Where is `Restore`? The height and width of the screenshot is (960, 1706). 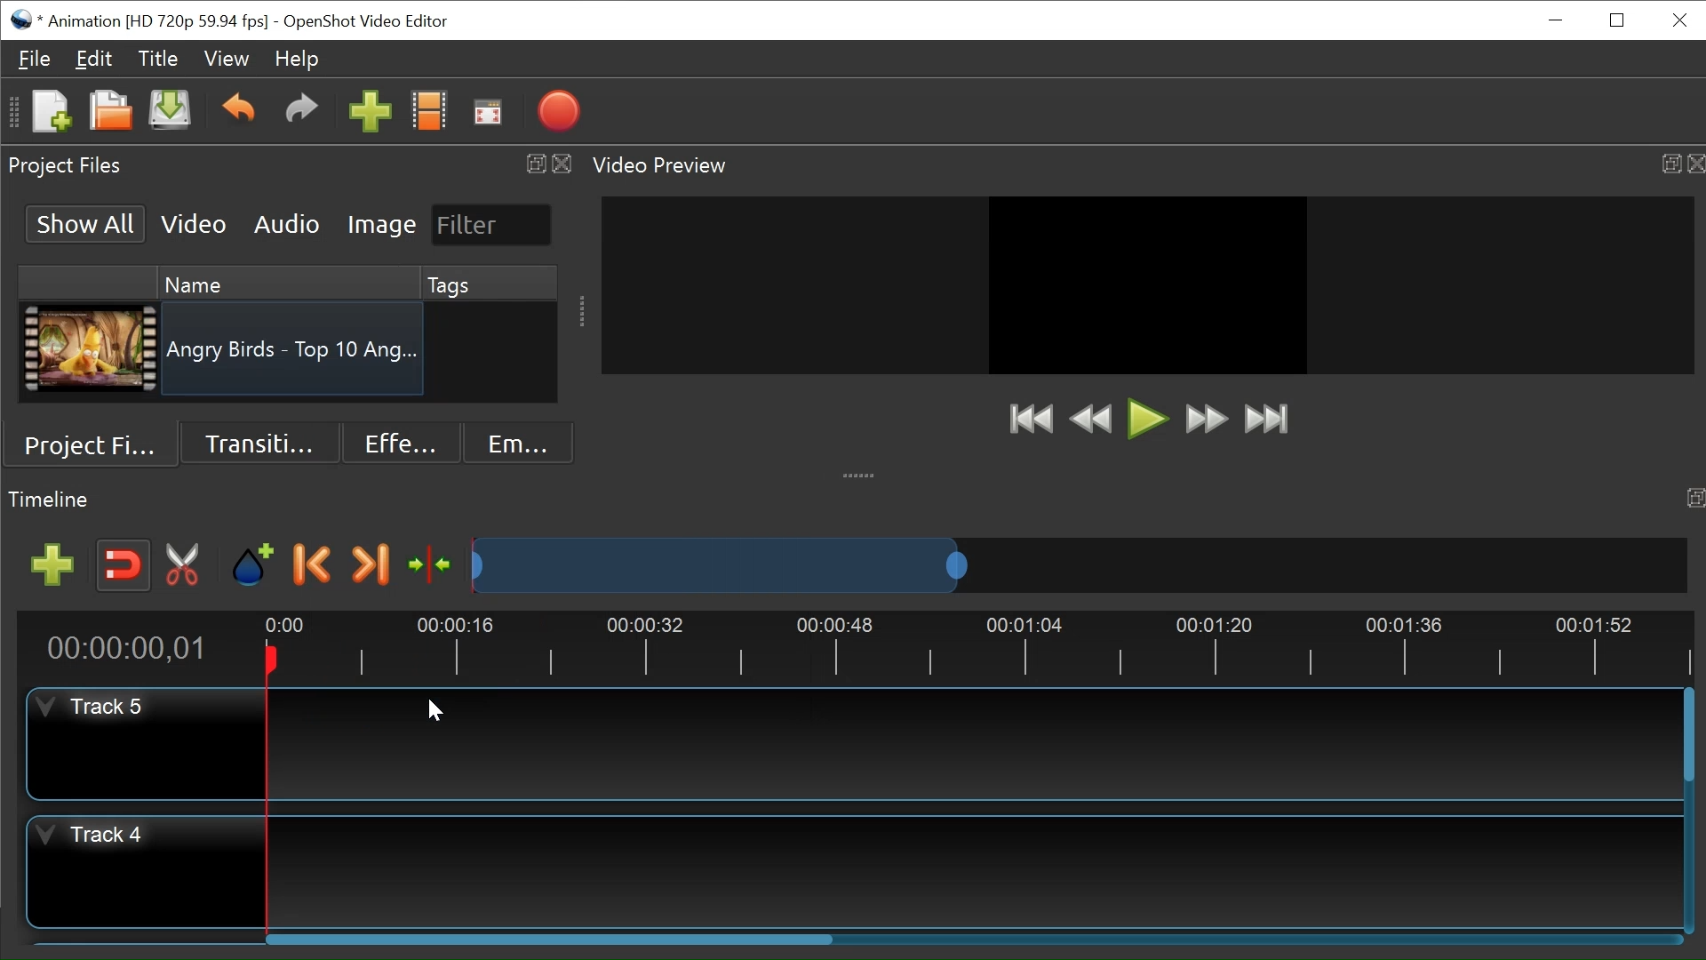 Restore is located at coordinates (1620, 20).